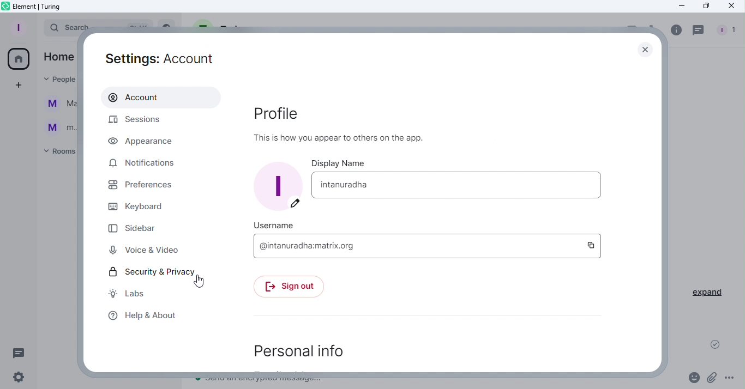 This screenshot has width=745, height=389. I want to click on info, so click(674, 30).